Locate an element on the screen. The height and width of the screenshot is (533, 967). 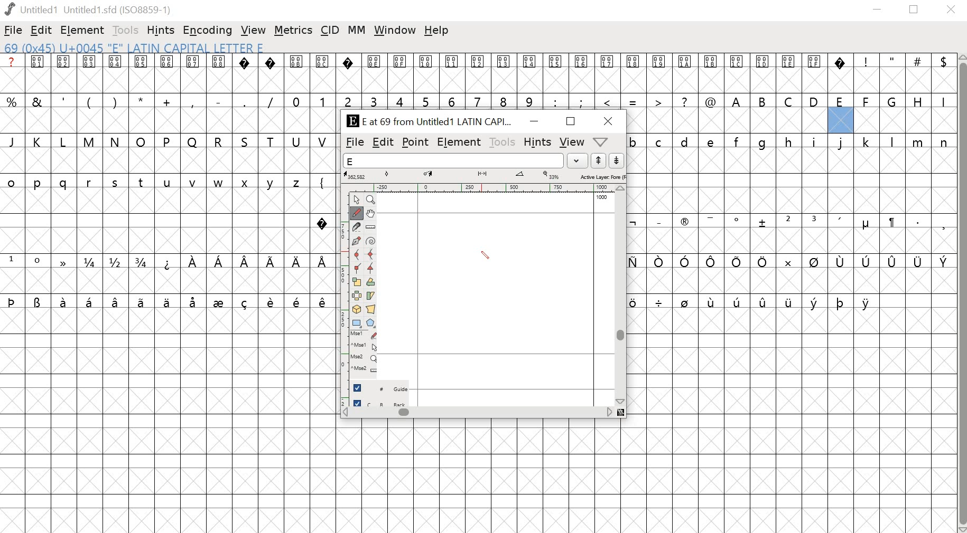
Untitled1 Untitled 1.sfd (IS08859-1) is located at coordinates (89, 9).